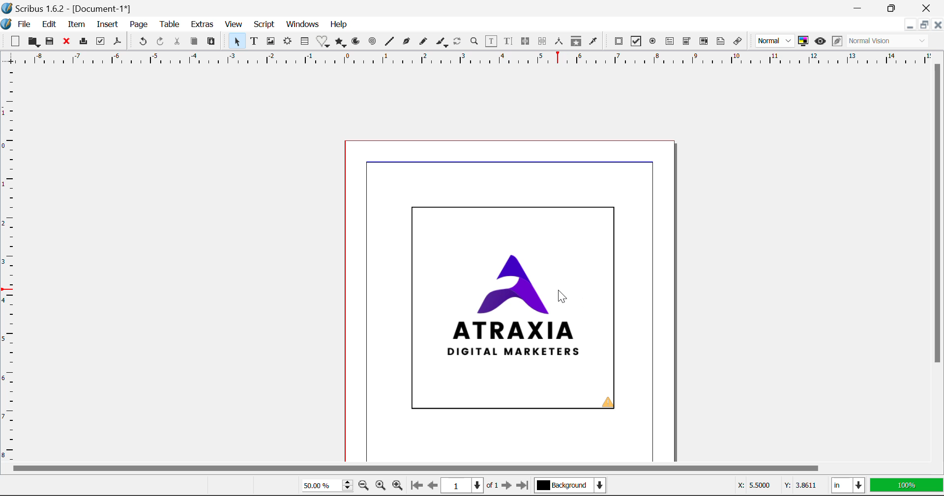 This screenshot has height=496, width=944. What do you see at coordinates (363, 486) in the screenshot?
I see `Zoom out` at bounding box center [363, 486].